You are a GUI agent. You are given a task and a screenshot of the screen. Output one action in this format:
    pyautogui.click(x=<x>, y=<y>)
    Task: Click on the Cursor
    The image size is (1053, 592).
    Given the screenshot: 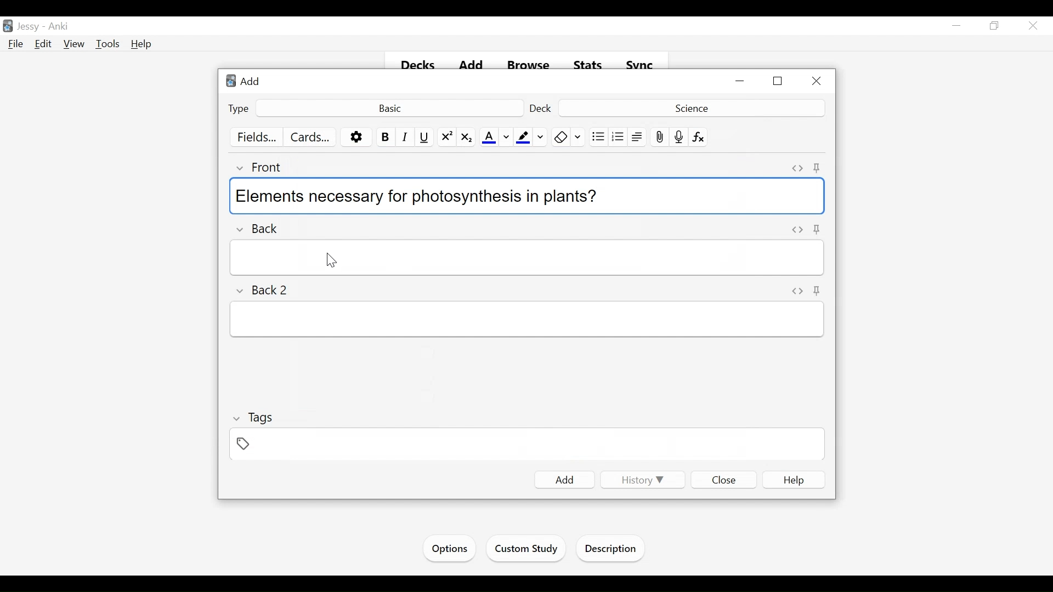 What is the action you would take?
    pyautogui.click(x=330, y=259)
    